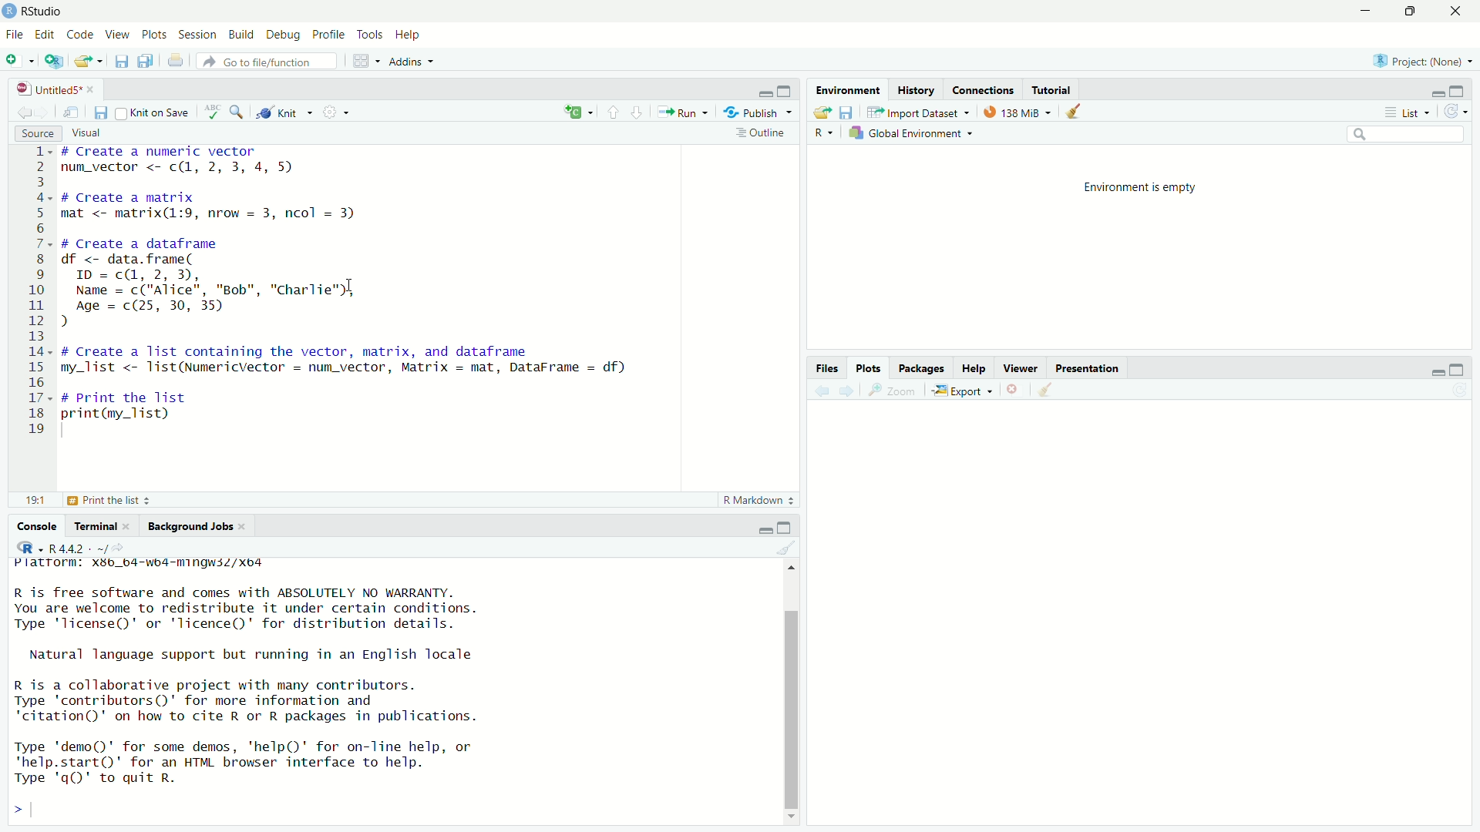 The image size is (1480, 832). I want to click on R~, so click(825, 131).